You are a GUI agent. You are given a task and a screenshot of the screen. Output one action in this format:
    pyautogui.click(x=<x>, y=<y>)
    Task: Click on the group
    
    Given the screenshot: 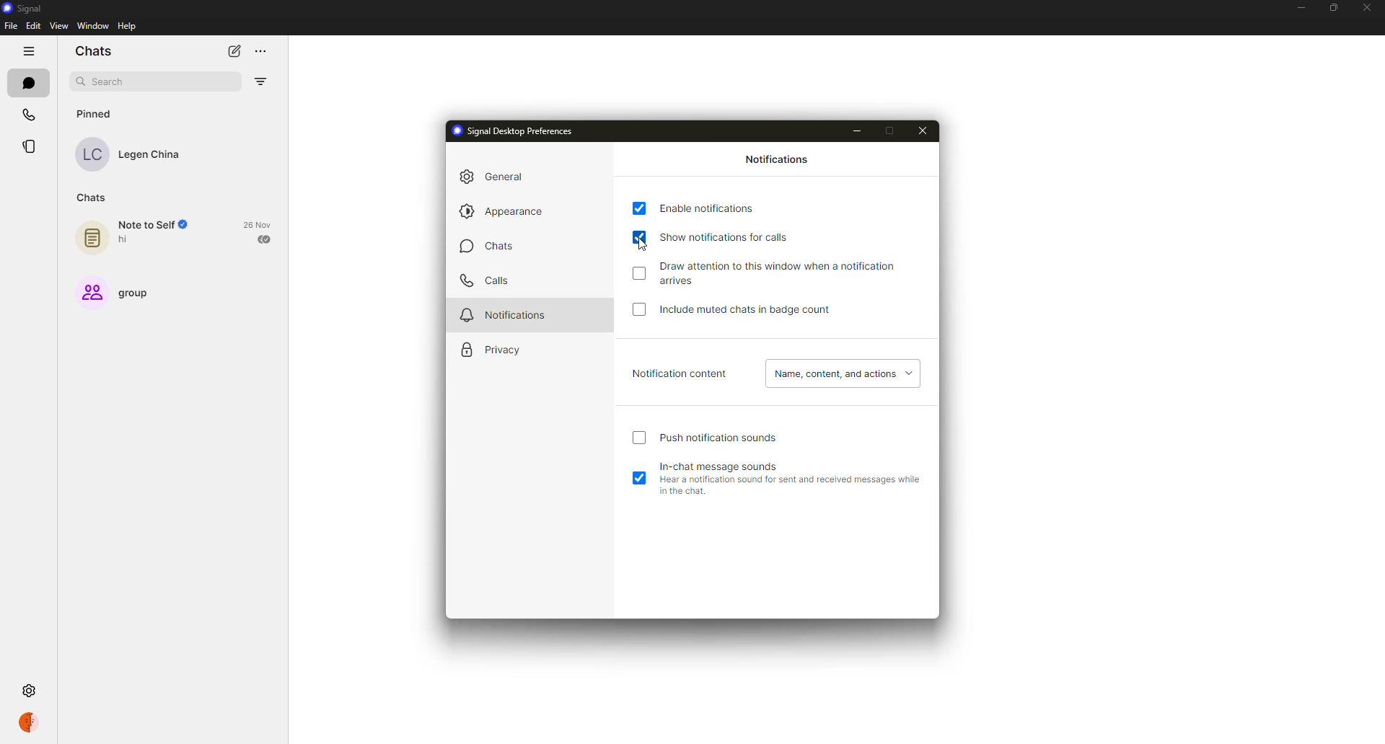 What is the action you would take?
    pyautogui.click(x=119, y=291)
    